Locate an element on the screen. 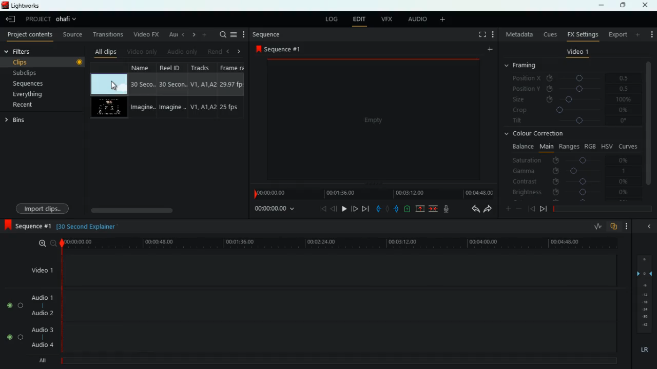  transitions is located at coordinates (107, 34).